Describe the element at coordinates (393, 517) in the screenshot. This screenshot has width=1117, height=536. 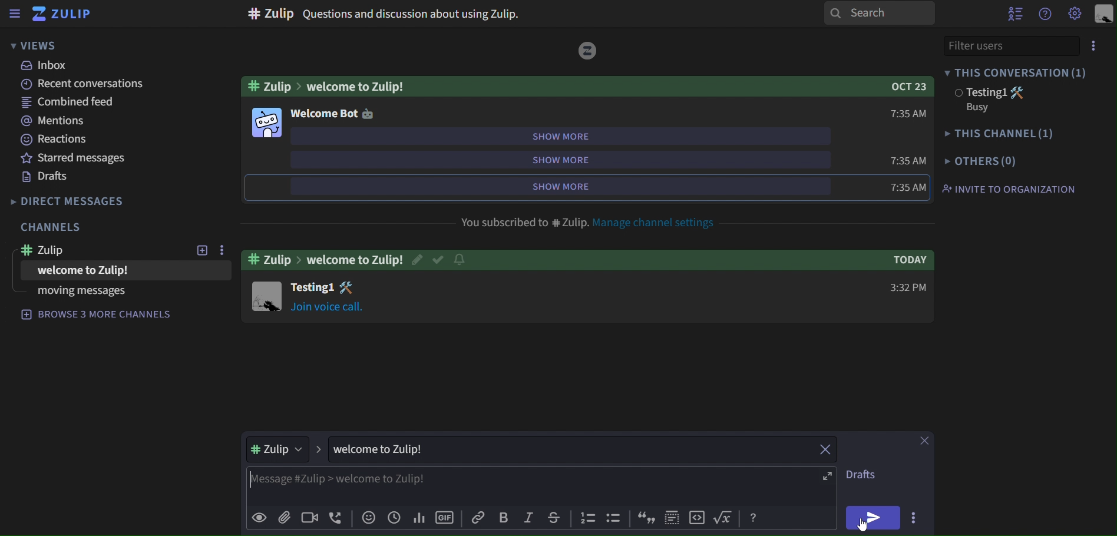
I see `add global time` at that location.